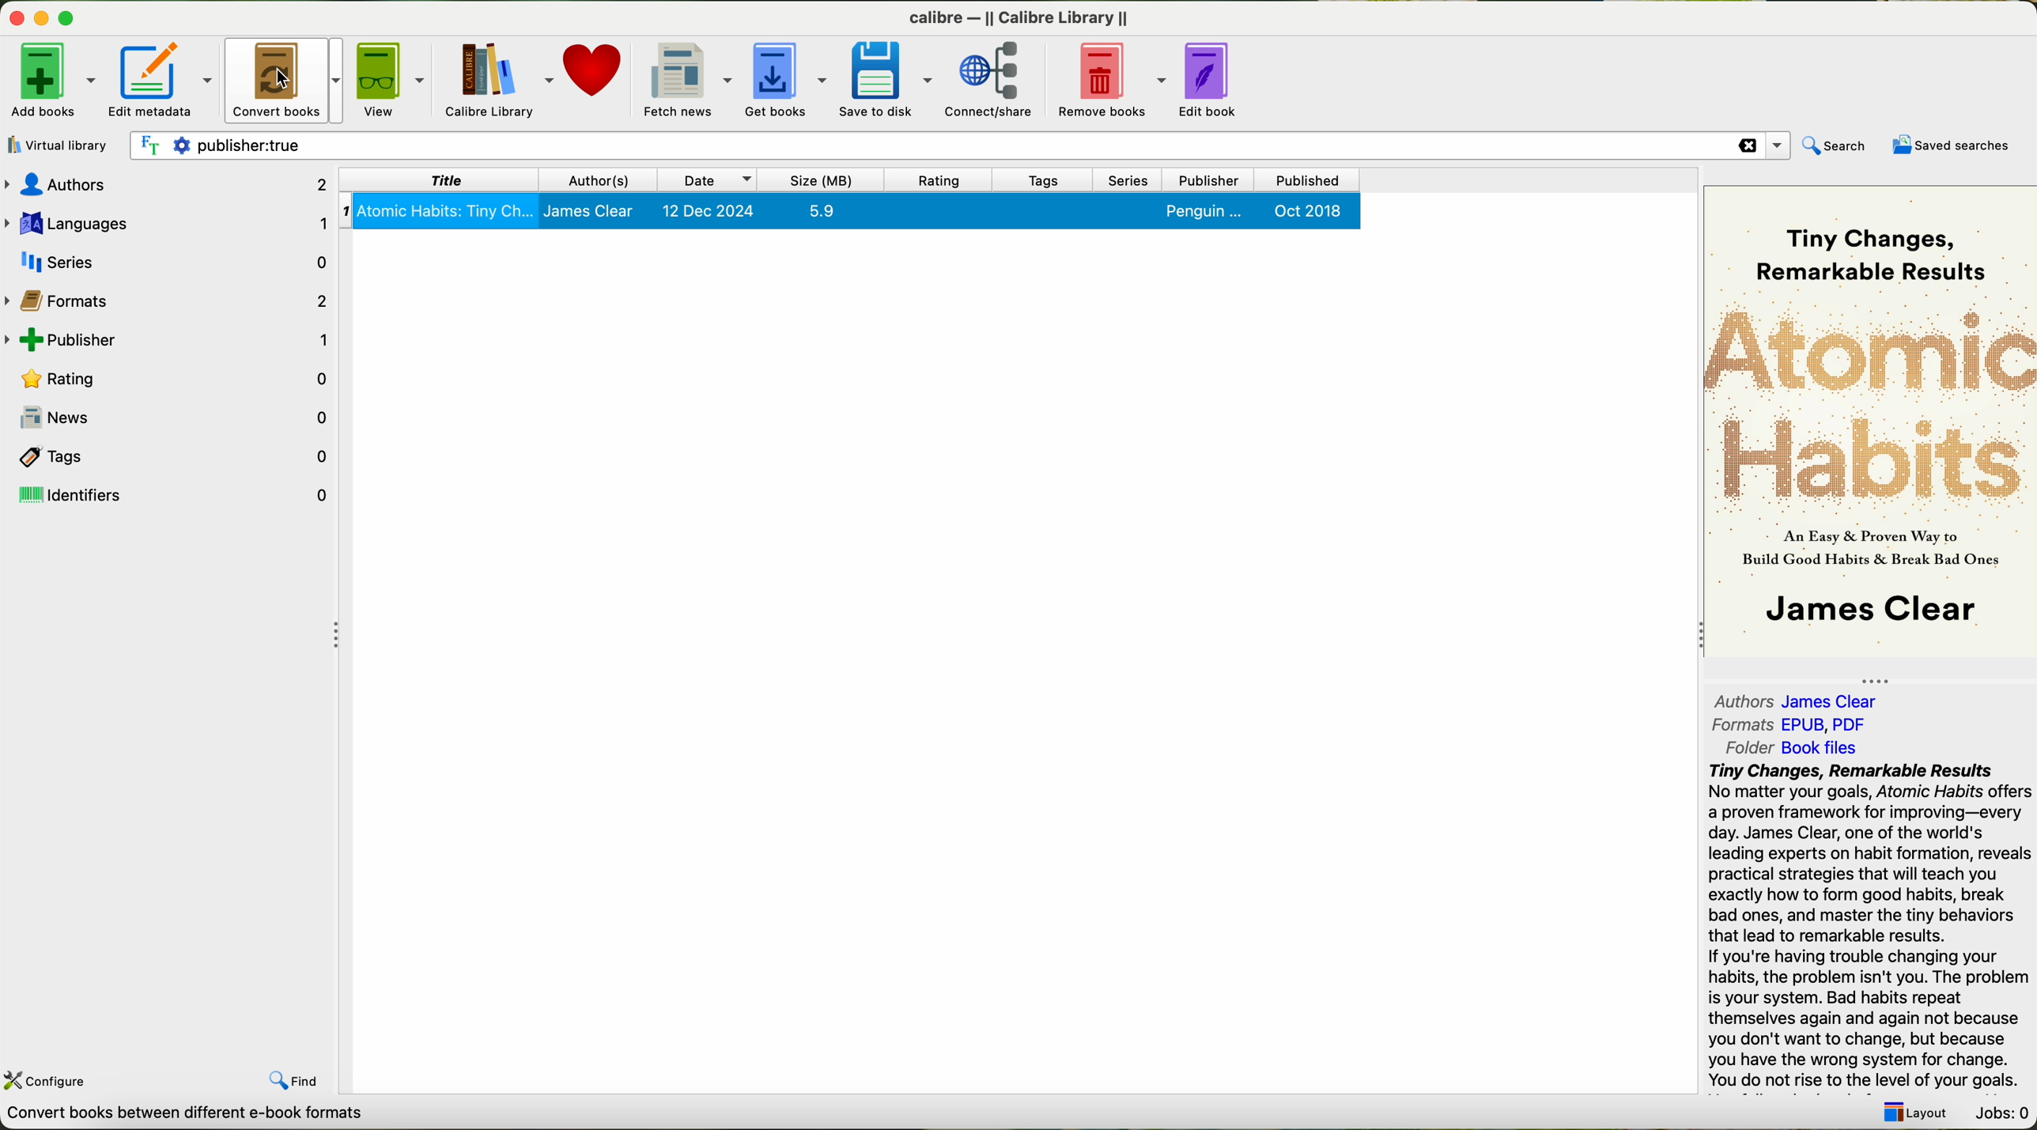 This screenshot has width=2037, height=1130. What do you see at coordinates (1309, 180) in the screenshot?
I see `published` at bounding box center [1309, 180].